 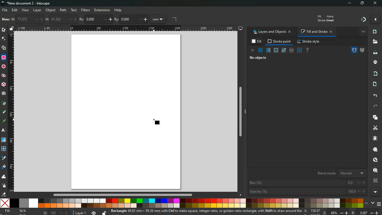 What do you see at coordinates (55, 212) in the screenshot?
I see `o` at bounding box center [55, 212].